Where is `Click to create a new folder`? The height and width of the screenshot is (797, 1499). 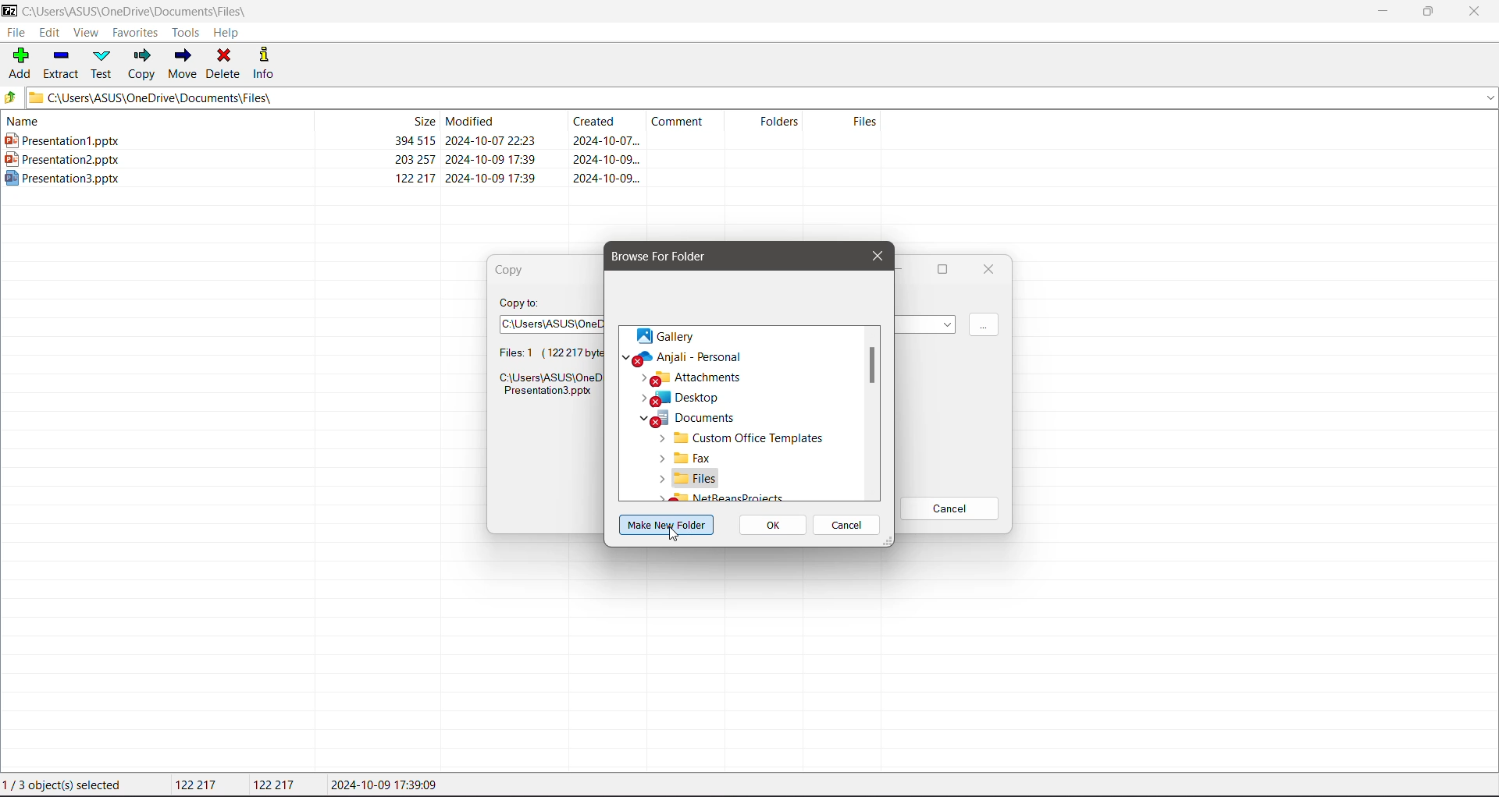 Click to create a new folder is located at coordinates (668, 525).